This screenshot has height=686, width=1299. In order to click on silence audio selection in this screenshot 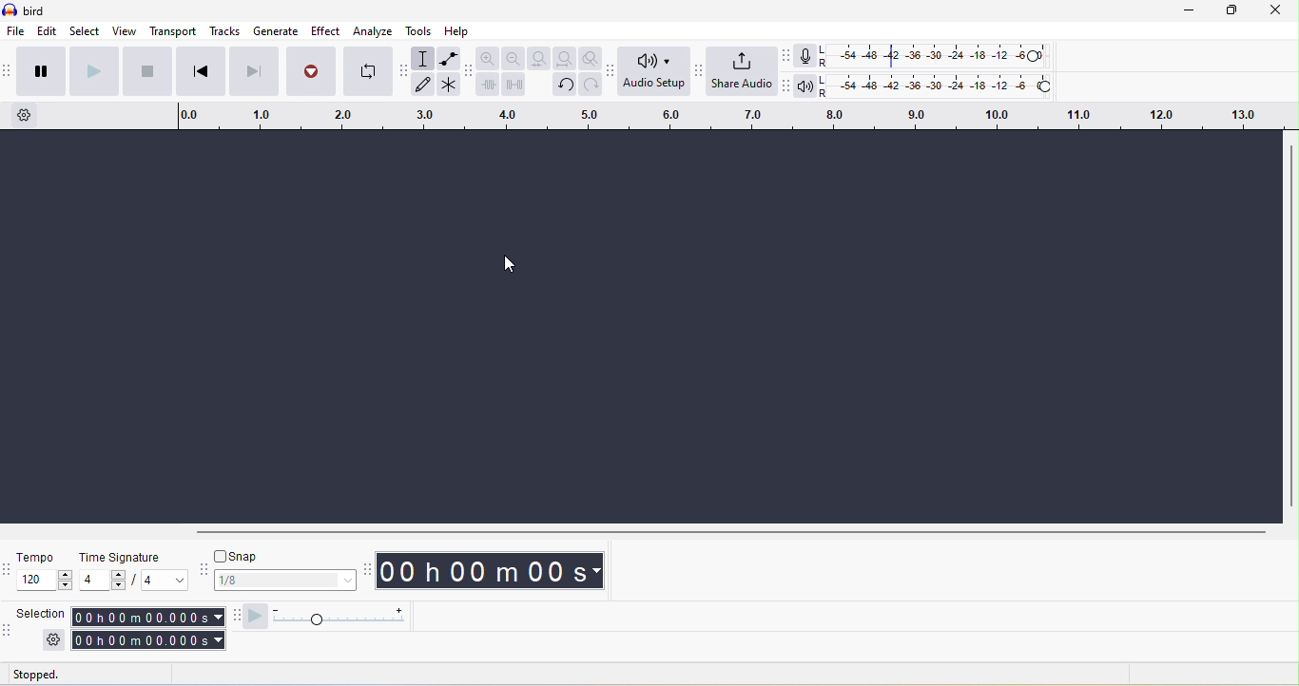, I will do `click(513, 84)`.